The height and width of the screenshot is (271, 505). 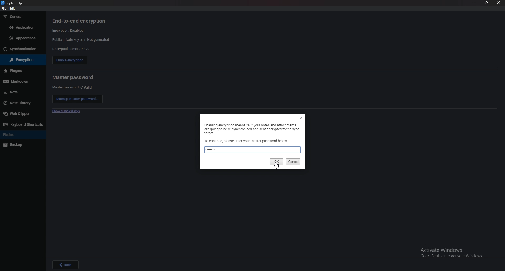 What do you see at coordinates (13, 17) in the screenshot?
I see `` at bounding box center [13, 17].